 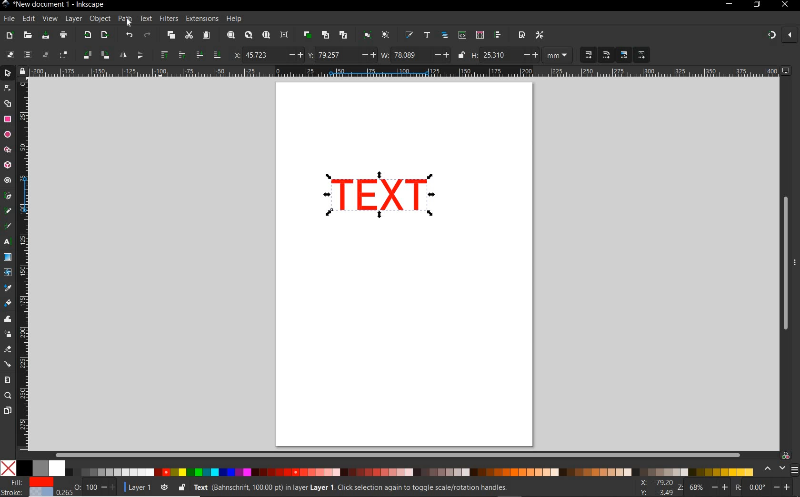 I want to click on CALLIGRAPHY TOOL, so click(x=9, y=227).